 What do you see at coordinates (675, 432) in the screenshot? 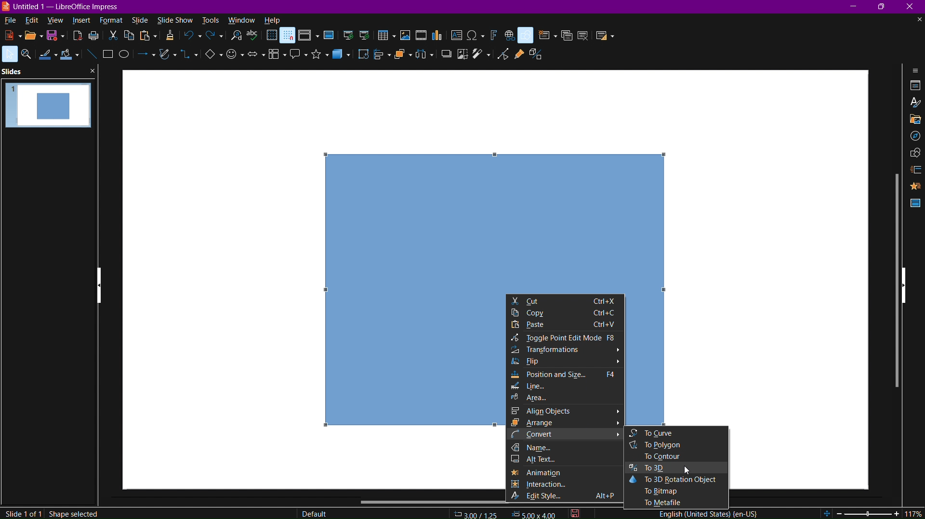
I see `To Curve` at bounding box center [675, 432].